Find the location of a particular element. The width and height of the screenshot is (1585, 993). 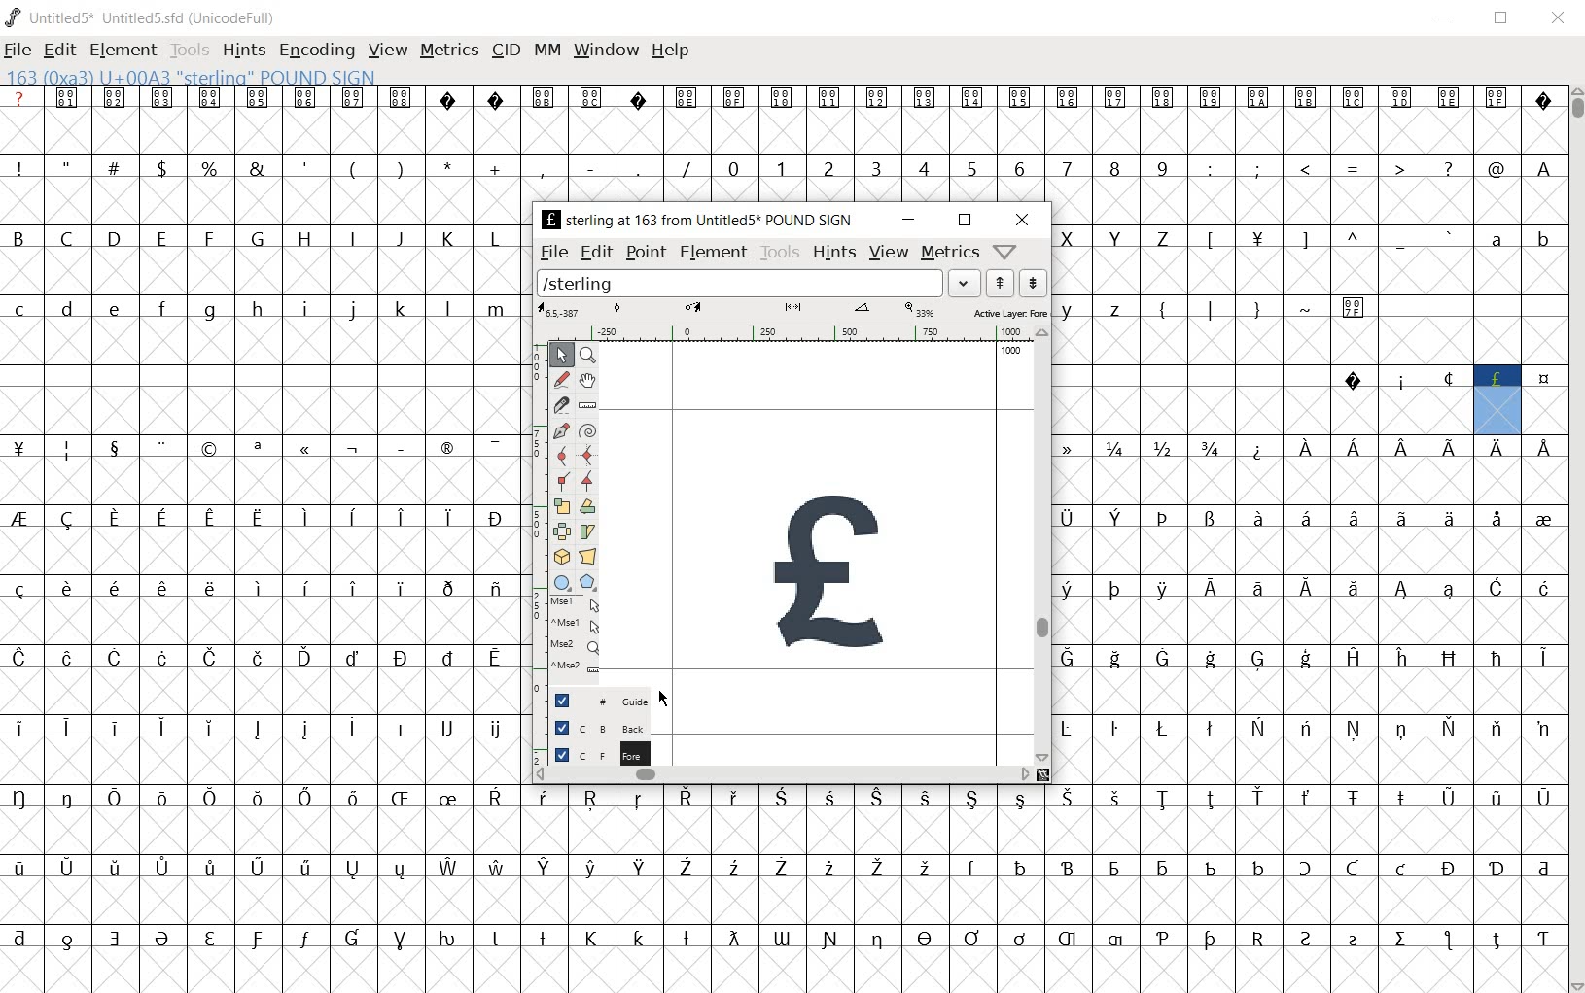

pen is located at coordinates (562, 433).